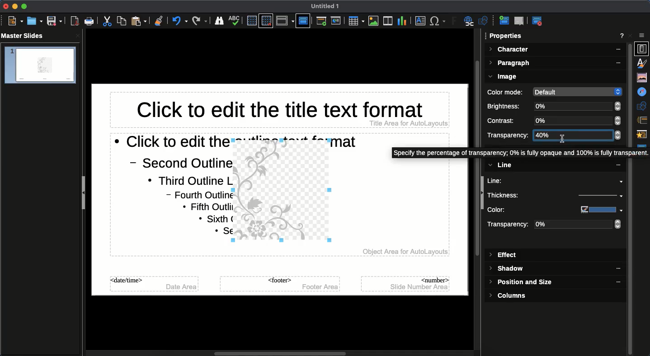 This screenshot has height=356, width=650. What do you see at coordinates (470, 22) in the screenshot?
I see `Hyperlink` at bounding box center [470, 22].